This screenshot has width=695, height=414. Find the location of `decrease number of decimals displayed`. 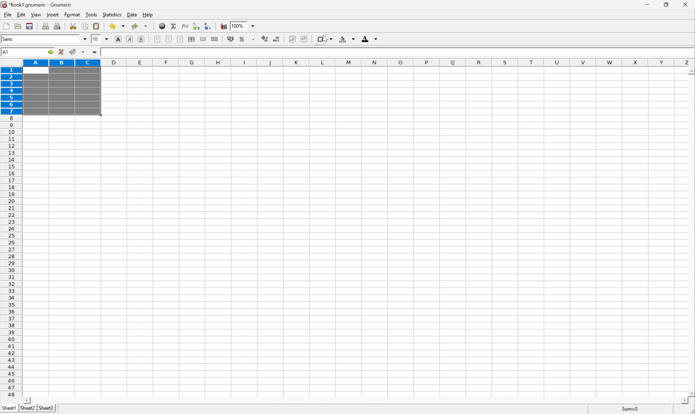

decrease number of decimals displayed is located at coordinates (277, 41).